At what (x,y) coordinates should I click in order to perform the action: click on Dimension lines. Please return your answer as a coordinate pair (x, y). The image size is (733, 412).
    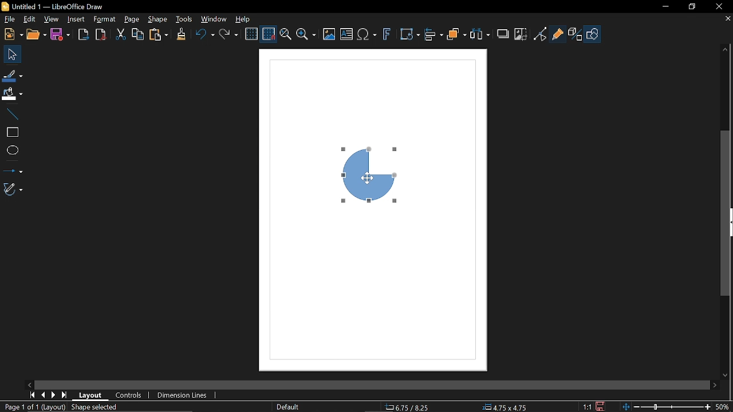
    Looking at the image, I should click on (183, 394).